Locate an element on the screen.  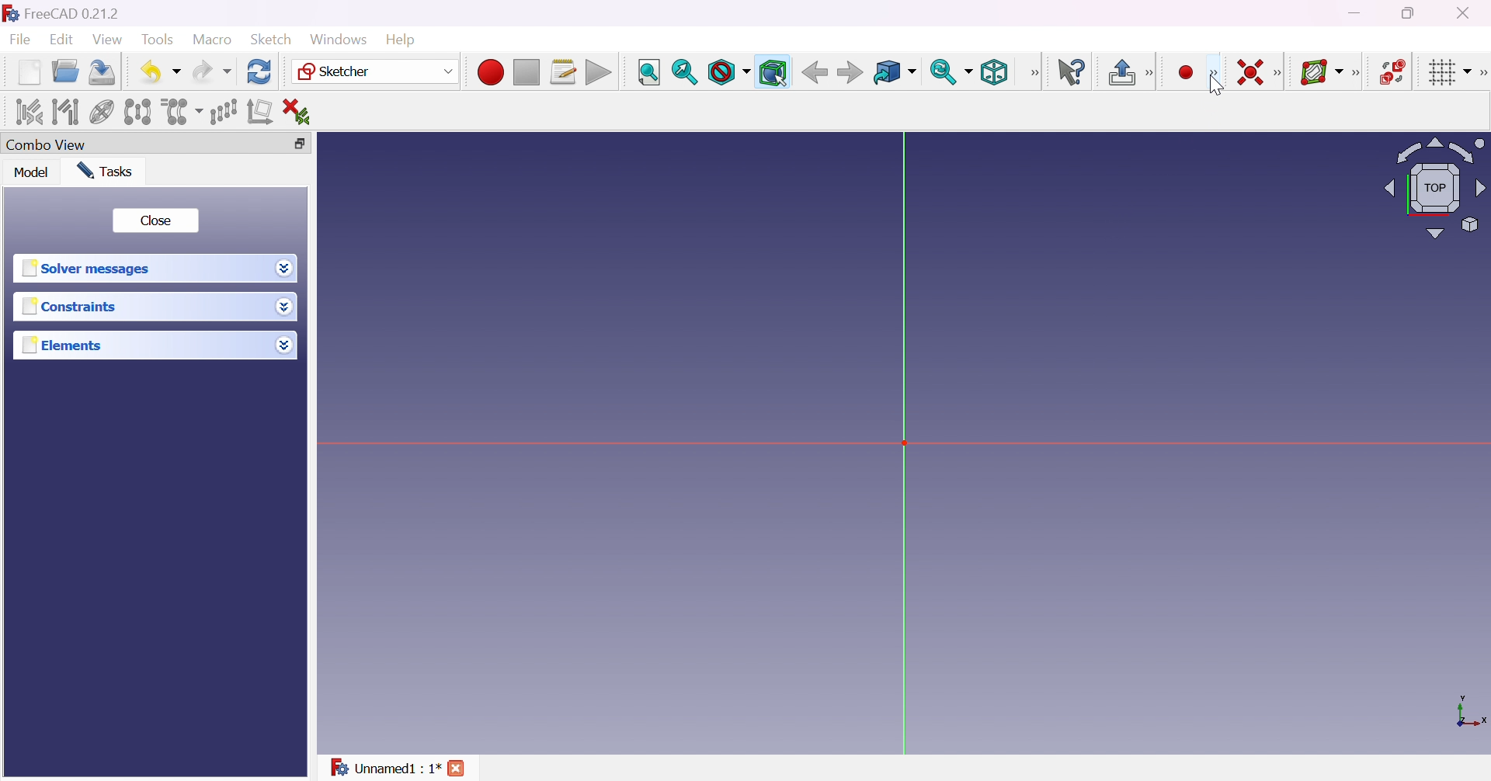
Drop is located at coordinates (287, 308).